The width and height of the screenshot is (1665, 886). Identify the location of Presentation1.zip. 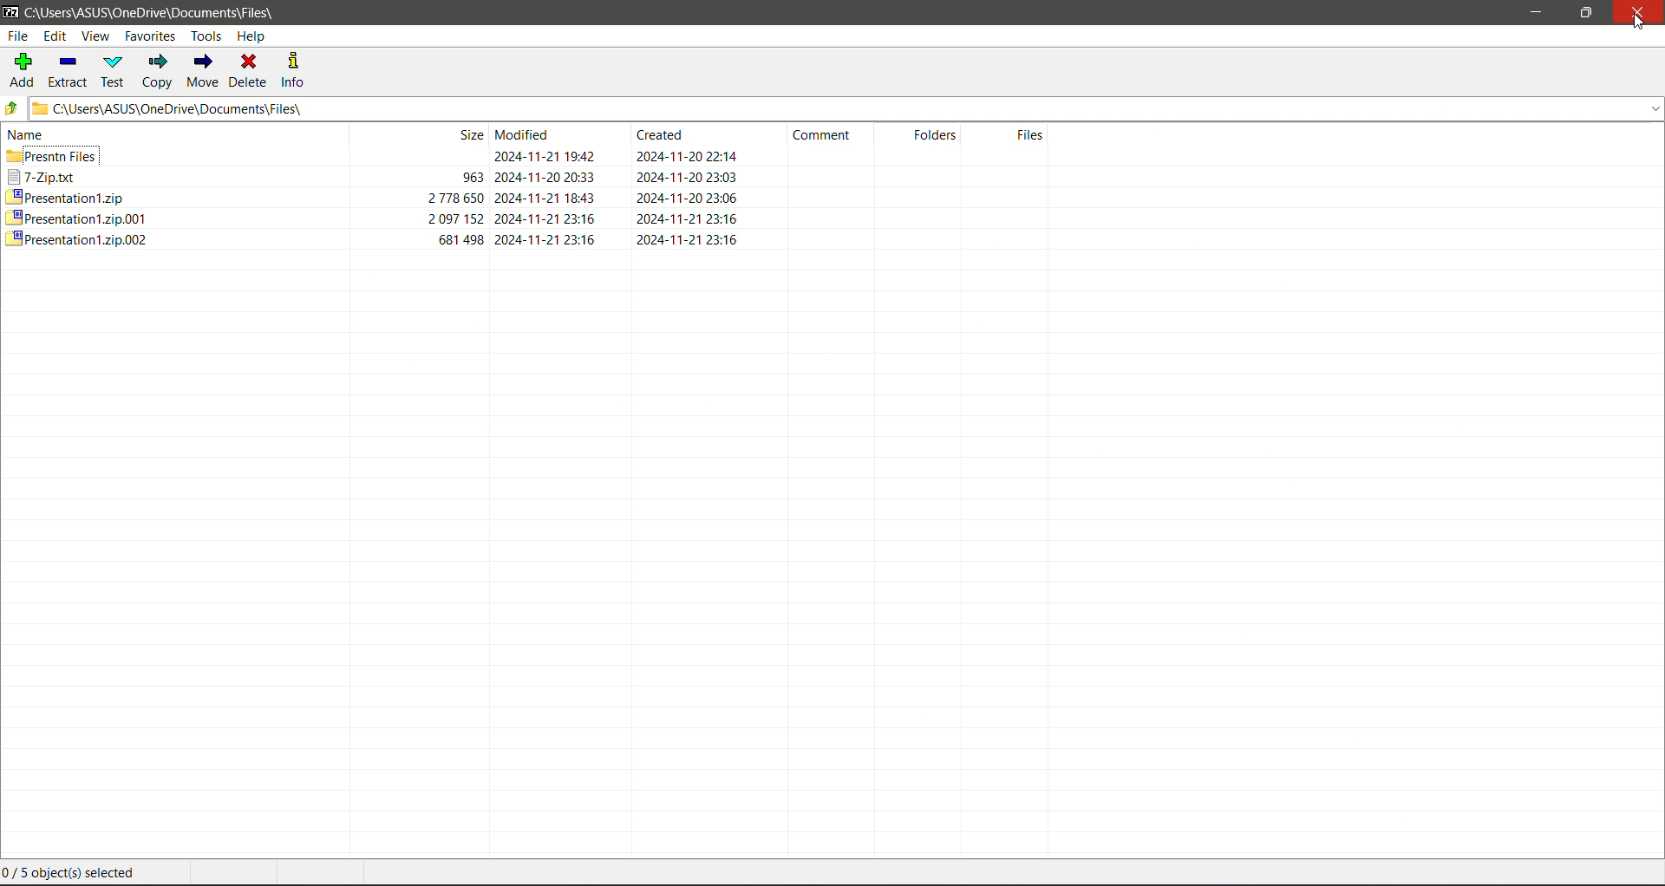
(68, 195).